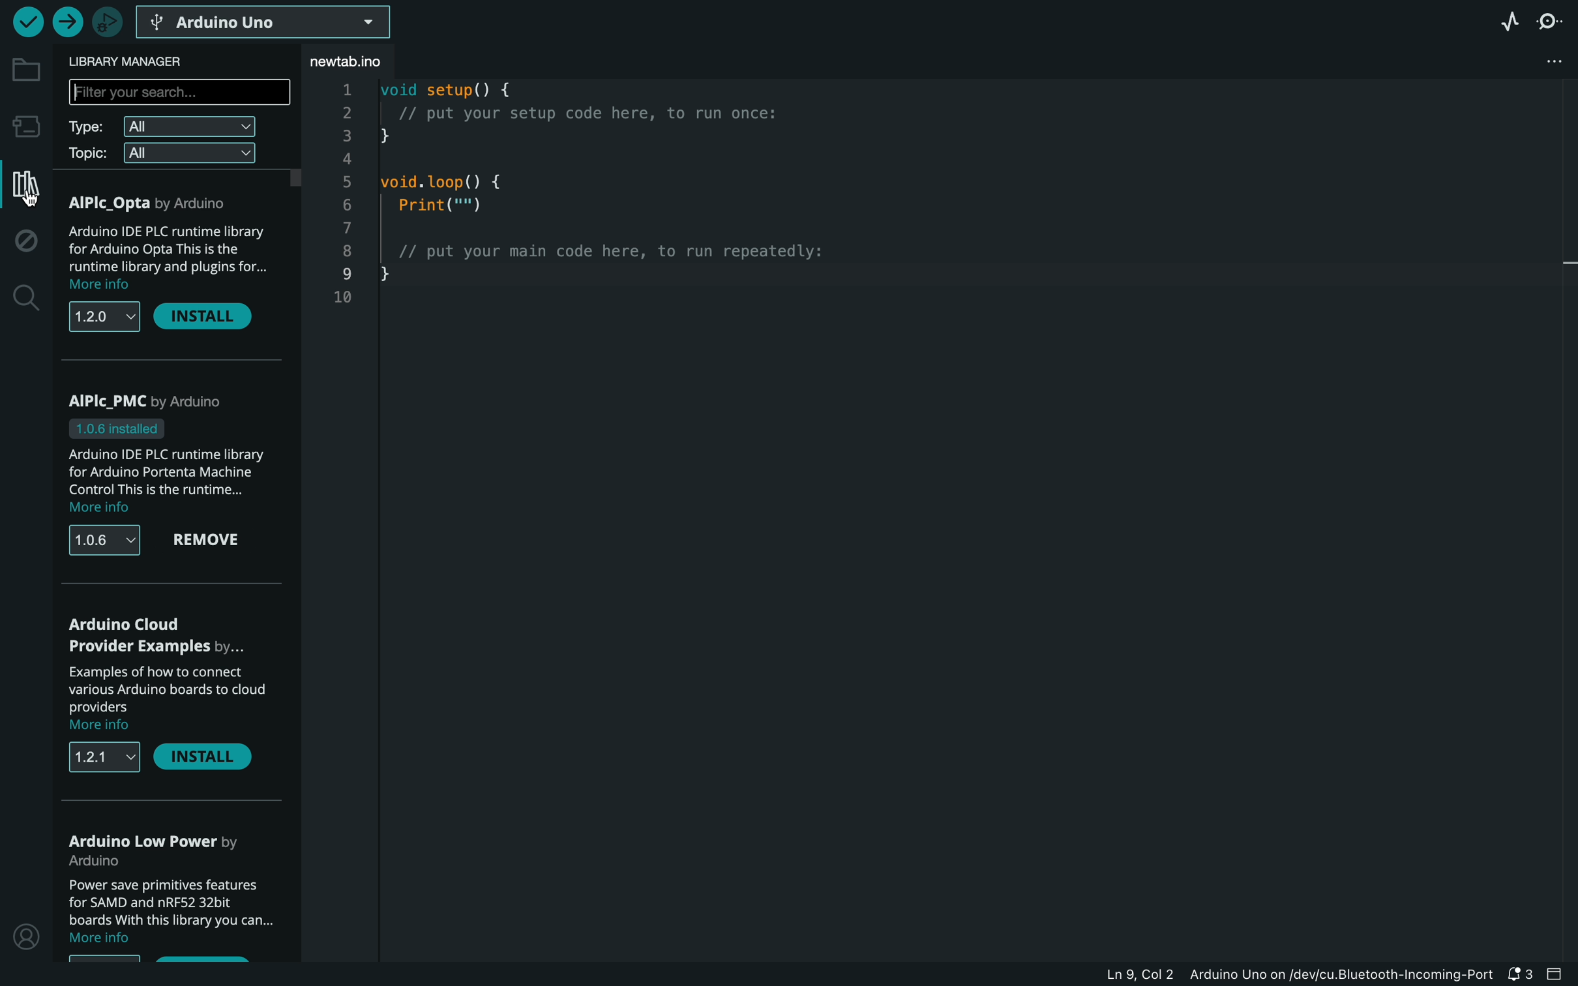 This screenshot has height=986, width=1578. I want to click on arduino low power, so click(159, 849).